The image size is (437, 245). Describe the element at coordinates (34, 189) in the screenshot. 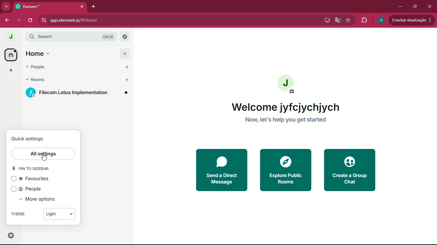

I see `people` at that location.